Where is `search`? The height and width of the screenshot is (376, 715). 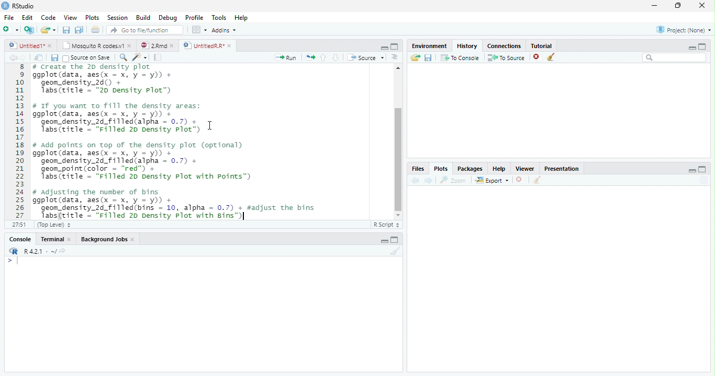 search is located at coordinates (121, 57).